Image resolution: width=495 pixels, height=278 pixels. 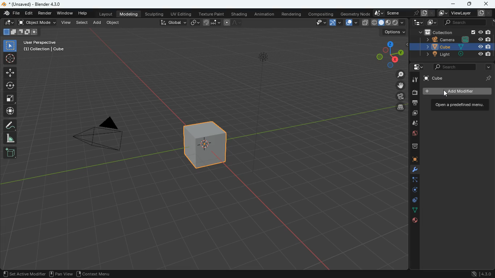 I want to click on more, so click(x=487, y=67).